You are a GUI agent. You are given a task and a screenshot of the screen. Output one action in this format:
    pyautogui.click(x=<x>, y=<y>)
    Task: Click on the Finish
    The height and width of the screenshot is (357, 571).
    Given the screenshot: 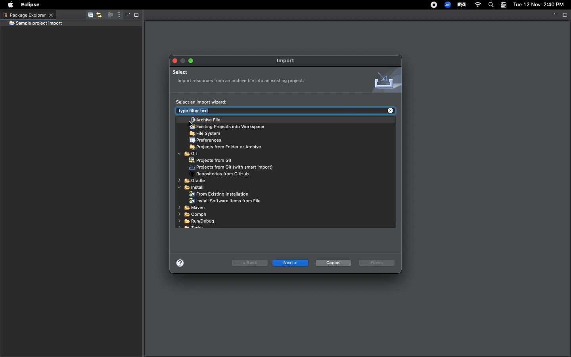 What is the action you would take?
    pyautogui.click(x=377, y=263)
    